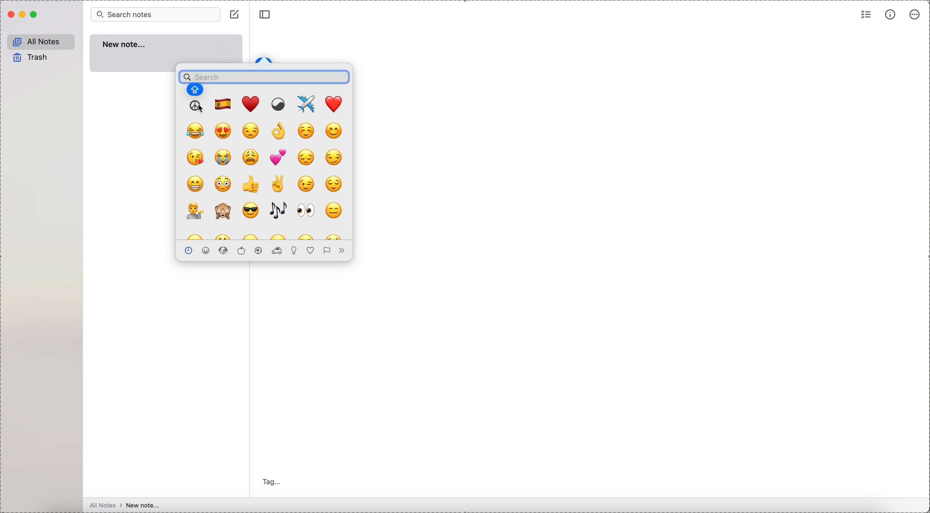 Image resolution: width=930 pixels, height=513 pixels. What do you see at coordinates (278, 212) in the screenshot?
I see `emoji` at bounding box center [278, 212].